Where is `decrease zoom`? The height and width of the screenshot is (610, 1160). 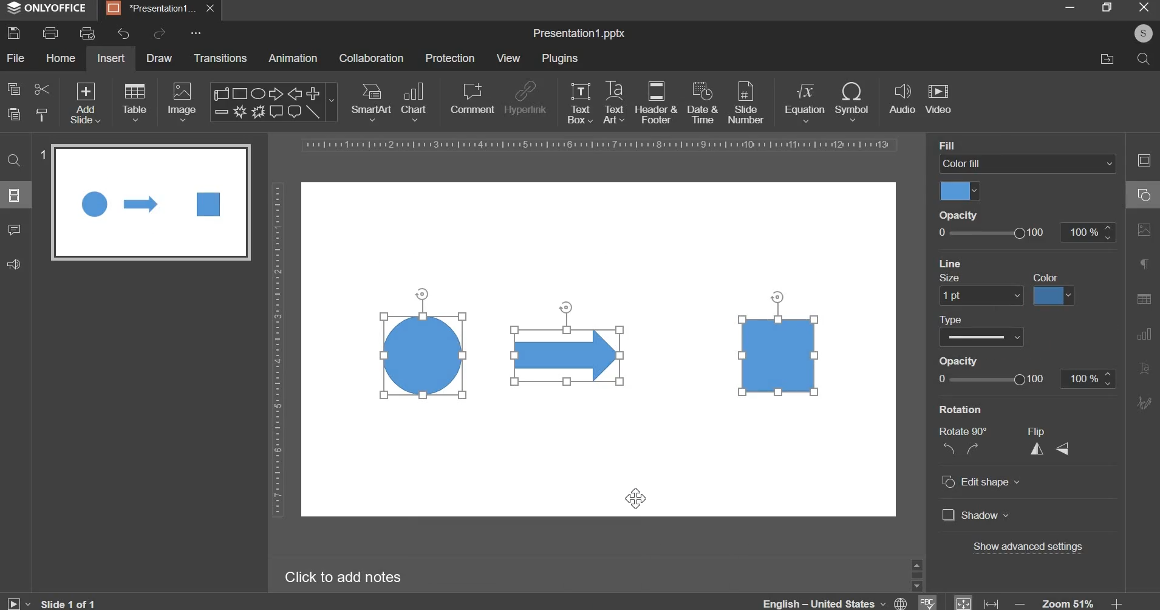 decrease zoom is located at coordinates (1020, 603).